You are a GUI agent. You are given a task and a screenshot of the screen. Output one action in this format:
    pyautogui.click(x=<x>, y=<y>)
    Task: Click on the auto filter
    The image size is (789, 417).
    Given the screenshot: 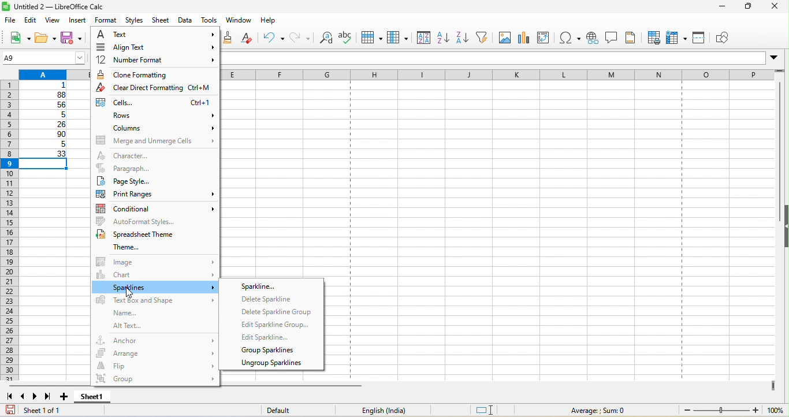 What is the action you would take?
    pyautogui.click(x=485, y=38)
    